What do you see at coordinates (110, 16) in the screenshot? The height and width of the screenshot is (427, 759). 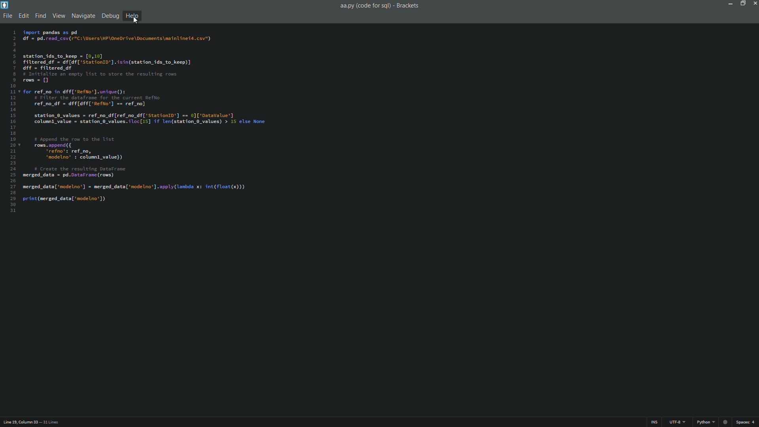 I see `debug menu` at bounding box center [110, 16].